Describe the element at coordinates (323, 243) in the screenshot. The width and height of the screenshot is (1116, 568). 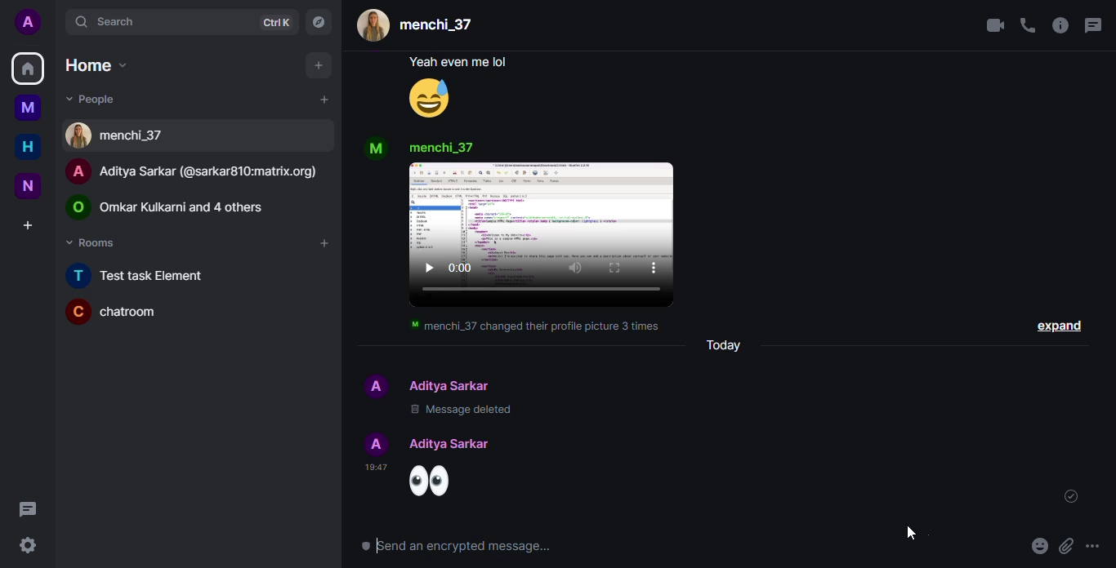
I see `add` at that location.